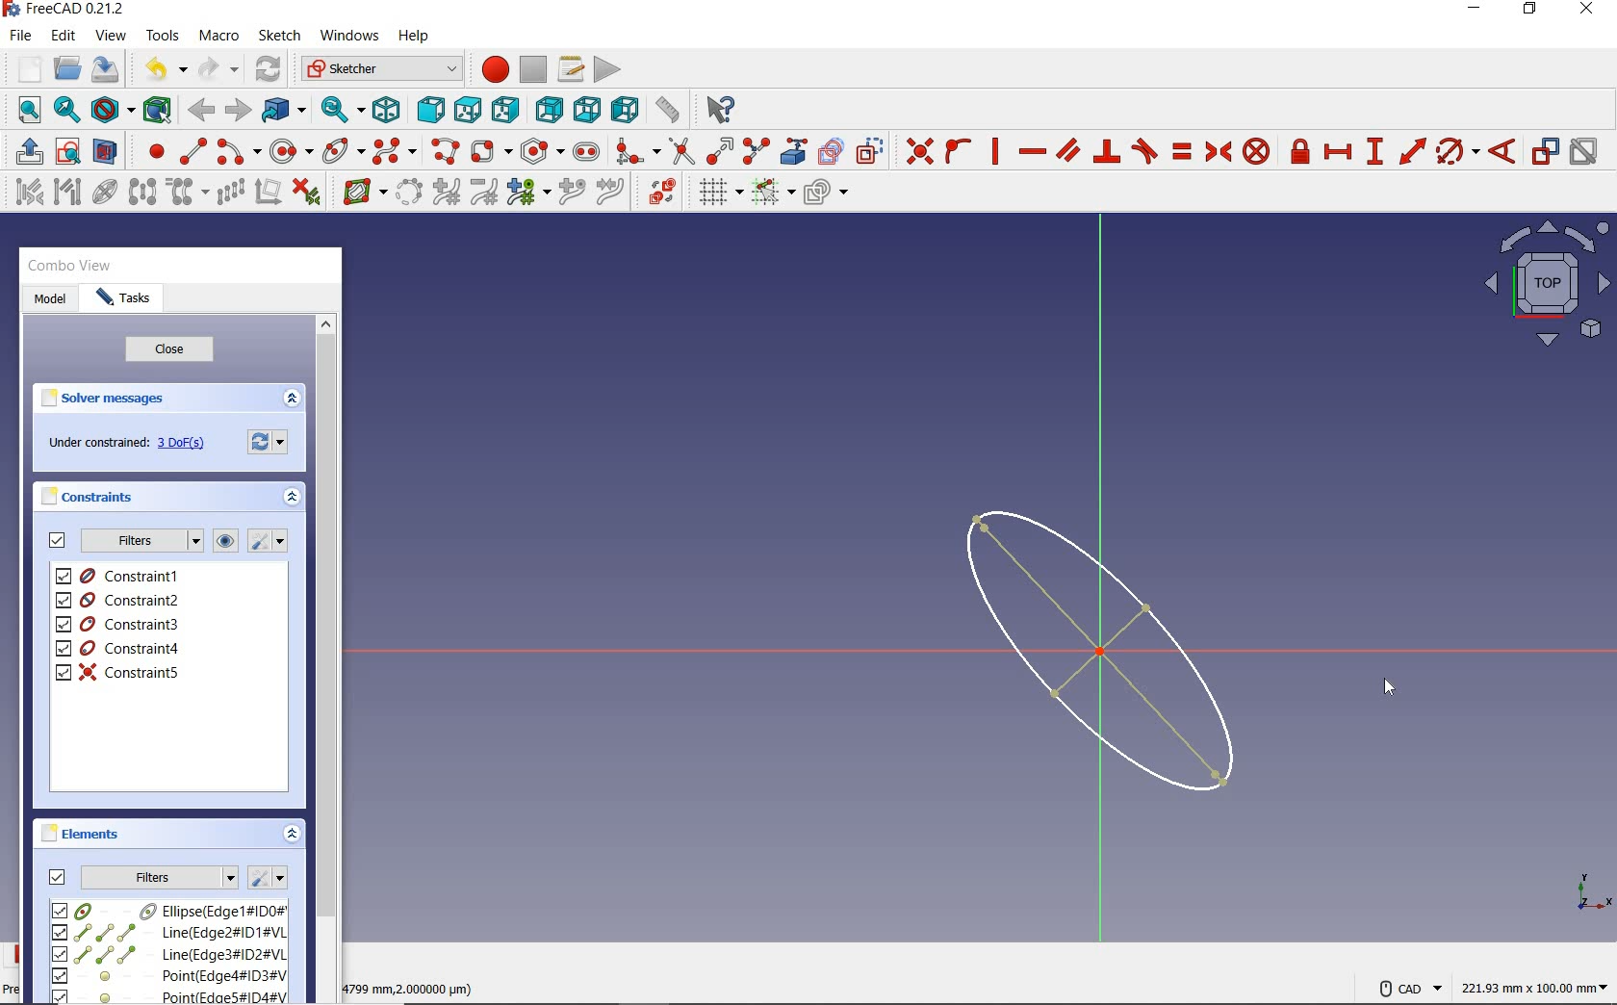 The image size is (1617, 1005). I want to click on show/hide internal geometry, so click(108, 191).